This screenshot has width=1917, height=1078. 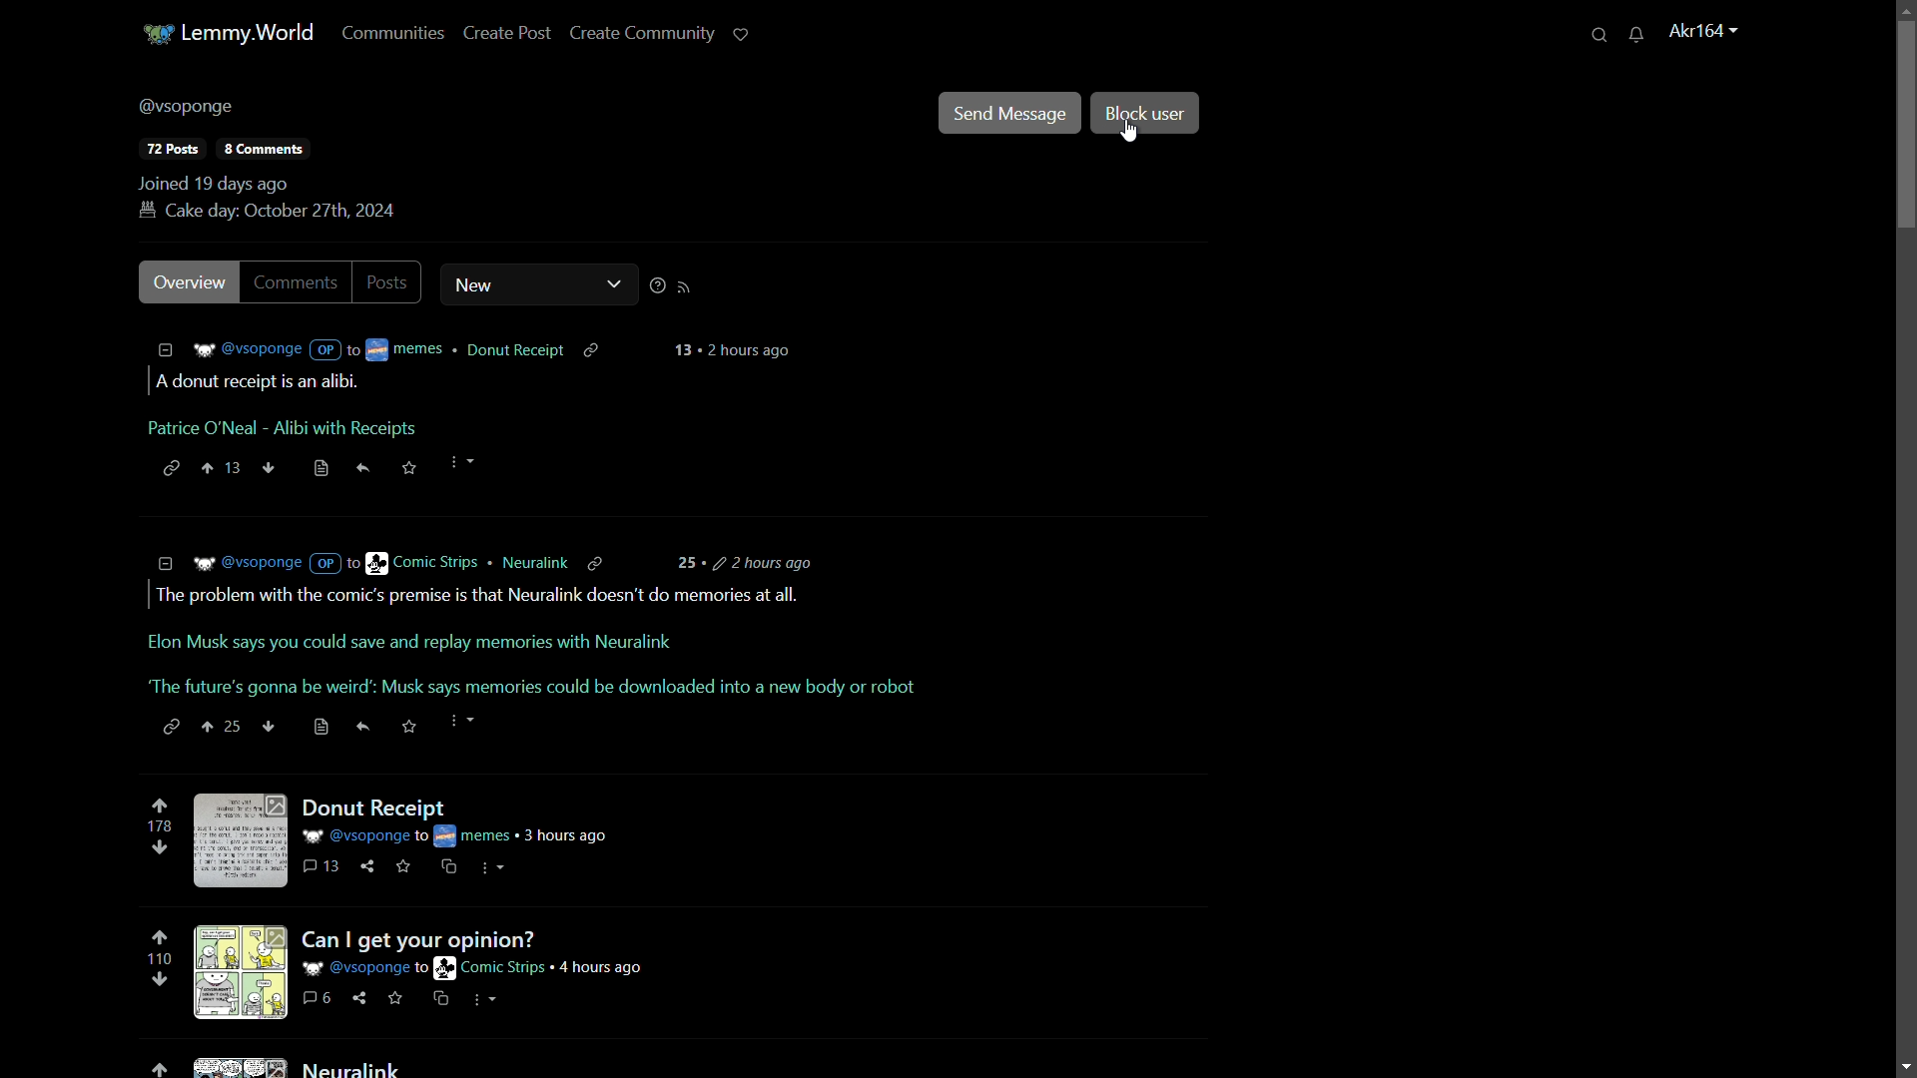 I want to click on comment-2, so click(x=534, y=643).